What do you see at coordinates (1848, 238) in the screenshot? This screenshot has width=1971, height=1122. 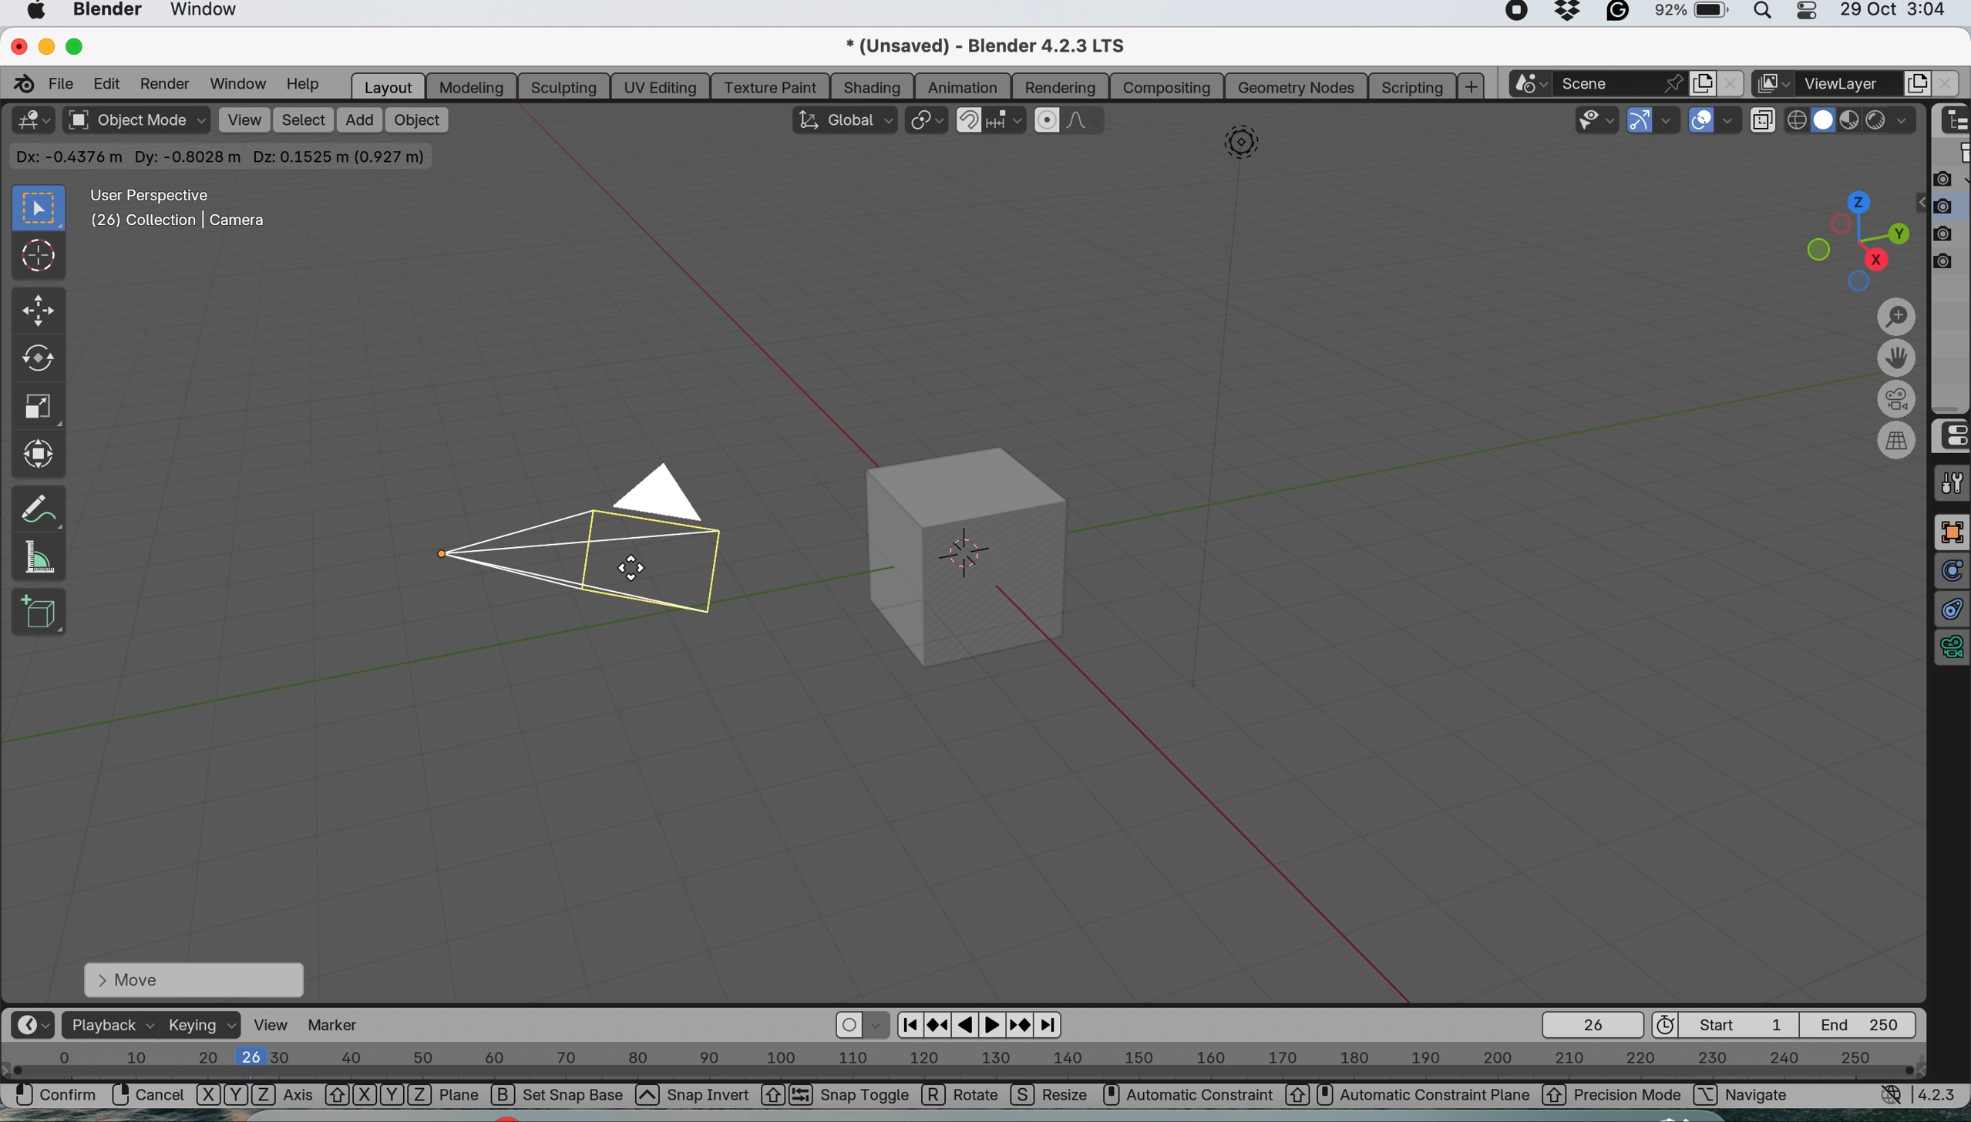 I see `preset viewpoints` at bounding box center [1848, 238].